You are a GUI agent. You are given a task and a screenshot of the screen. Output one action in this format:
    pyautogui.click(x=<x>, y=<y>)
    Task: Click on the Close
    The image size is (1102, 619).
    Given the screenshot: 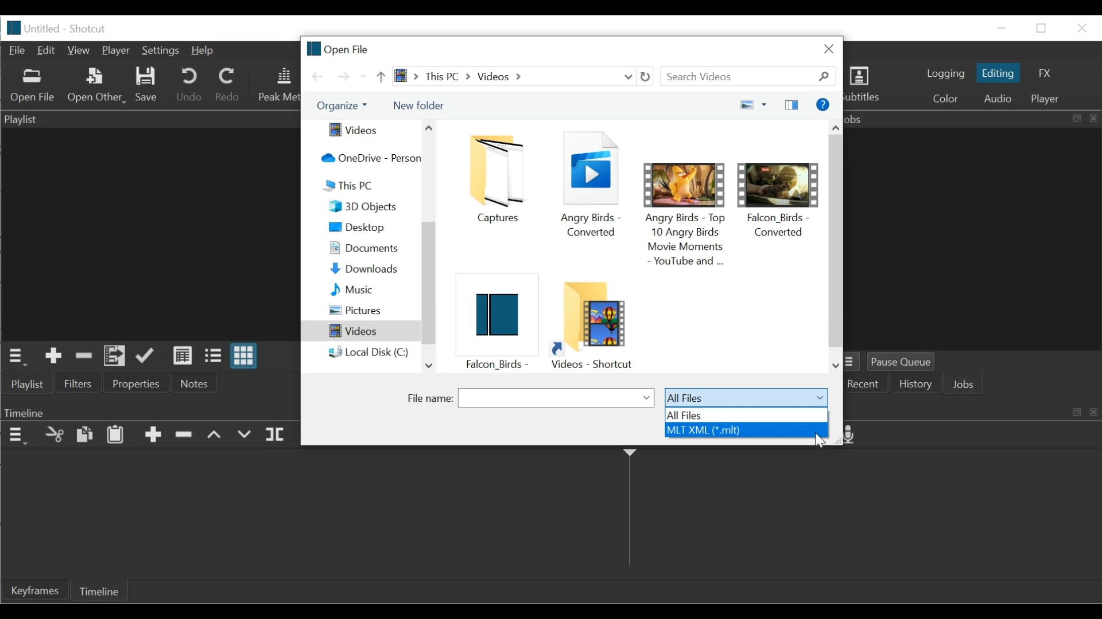 What is the action you would take?
    pyautogui.click(x=1080, y=28)
    